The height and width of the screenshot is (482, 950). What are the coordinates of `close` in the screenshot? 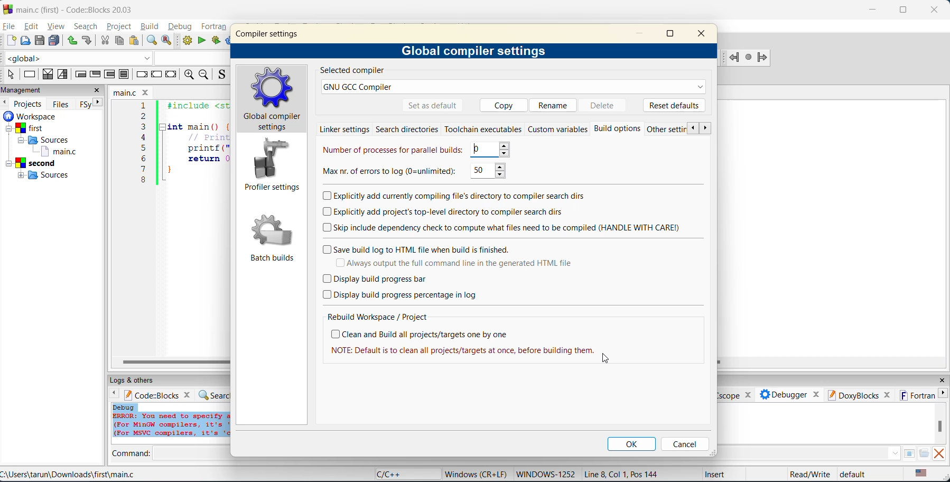 It's located at (97, 91).